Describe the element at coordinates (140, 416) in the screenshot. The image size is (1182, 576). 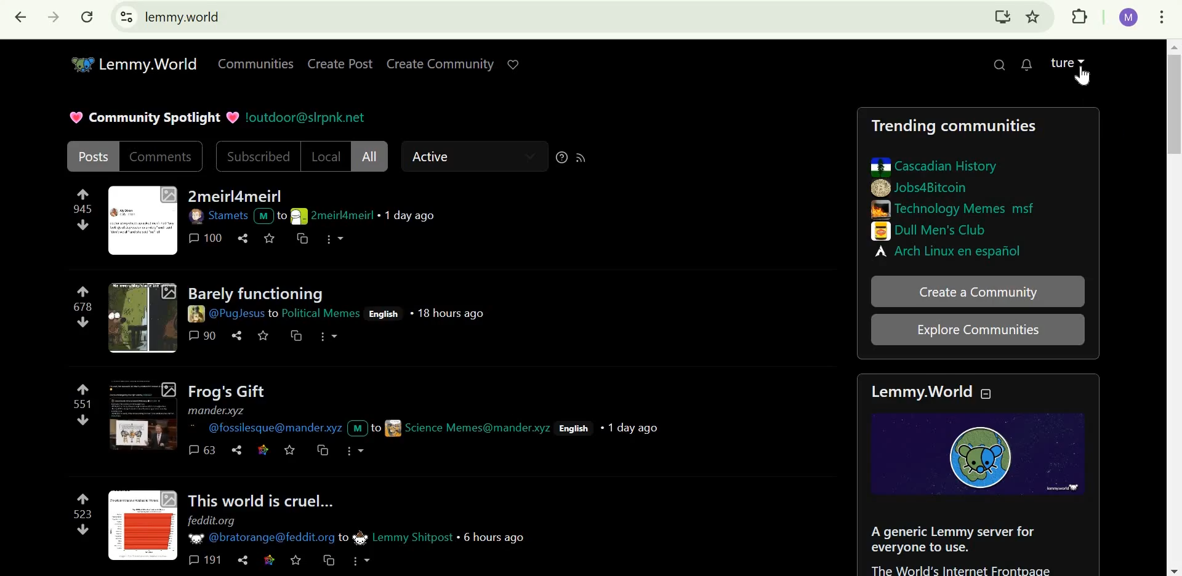
I see `thumbnail-3` at that location.